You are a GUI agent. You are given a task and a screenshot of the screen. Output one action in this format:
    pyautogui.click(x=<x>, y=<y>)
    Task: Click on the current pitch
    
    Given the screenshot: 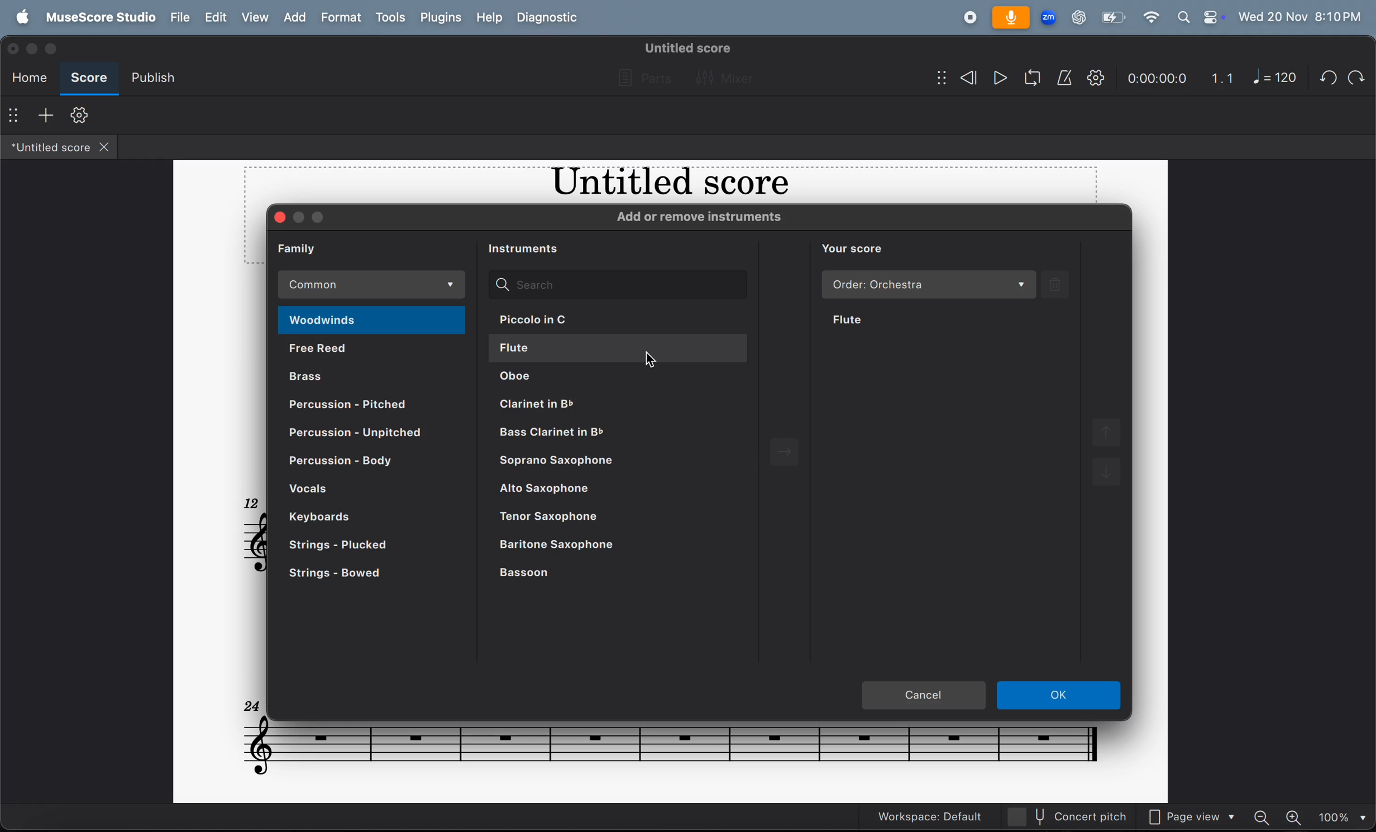 What is the action you would take?
    pyautogui.click(x=1068, y=815)
    